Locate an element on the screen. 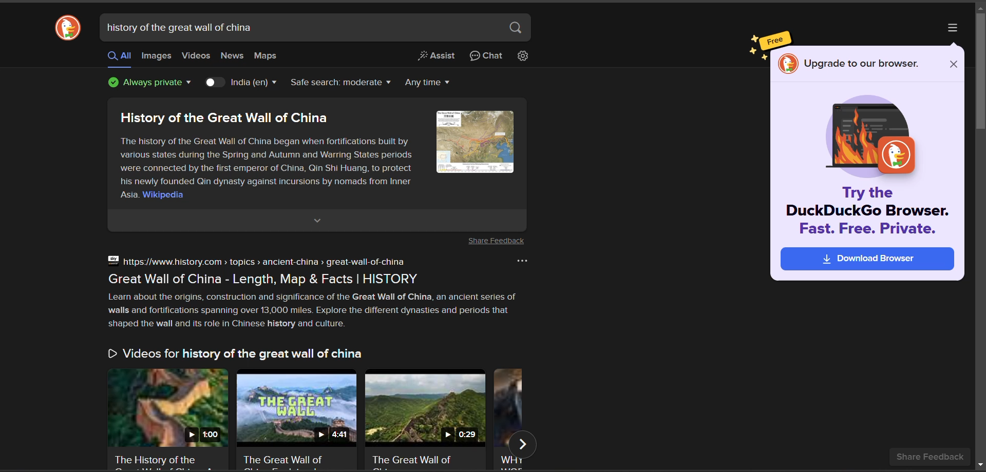  generate a short answer from the web is located at coordinates (437, 57).